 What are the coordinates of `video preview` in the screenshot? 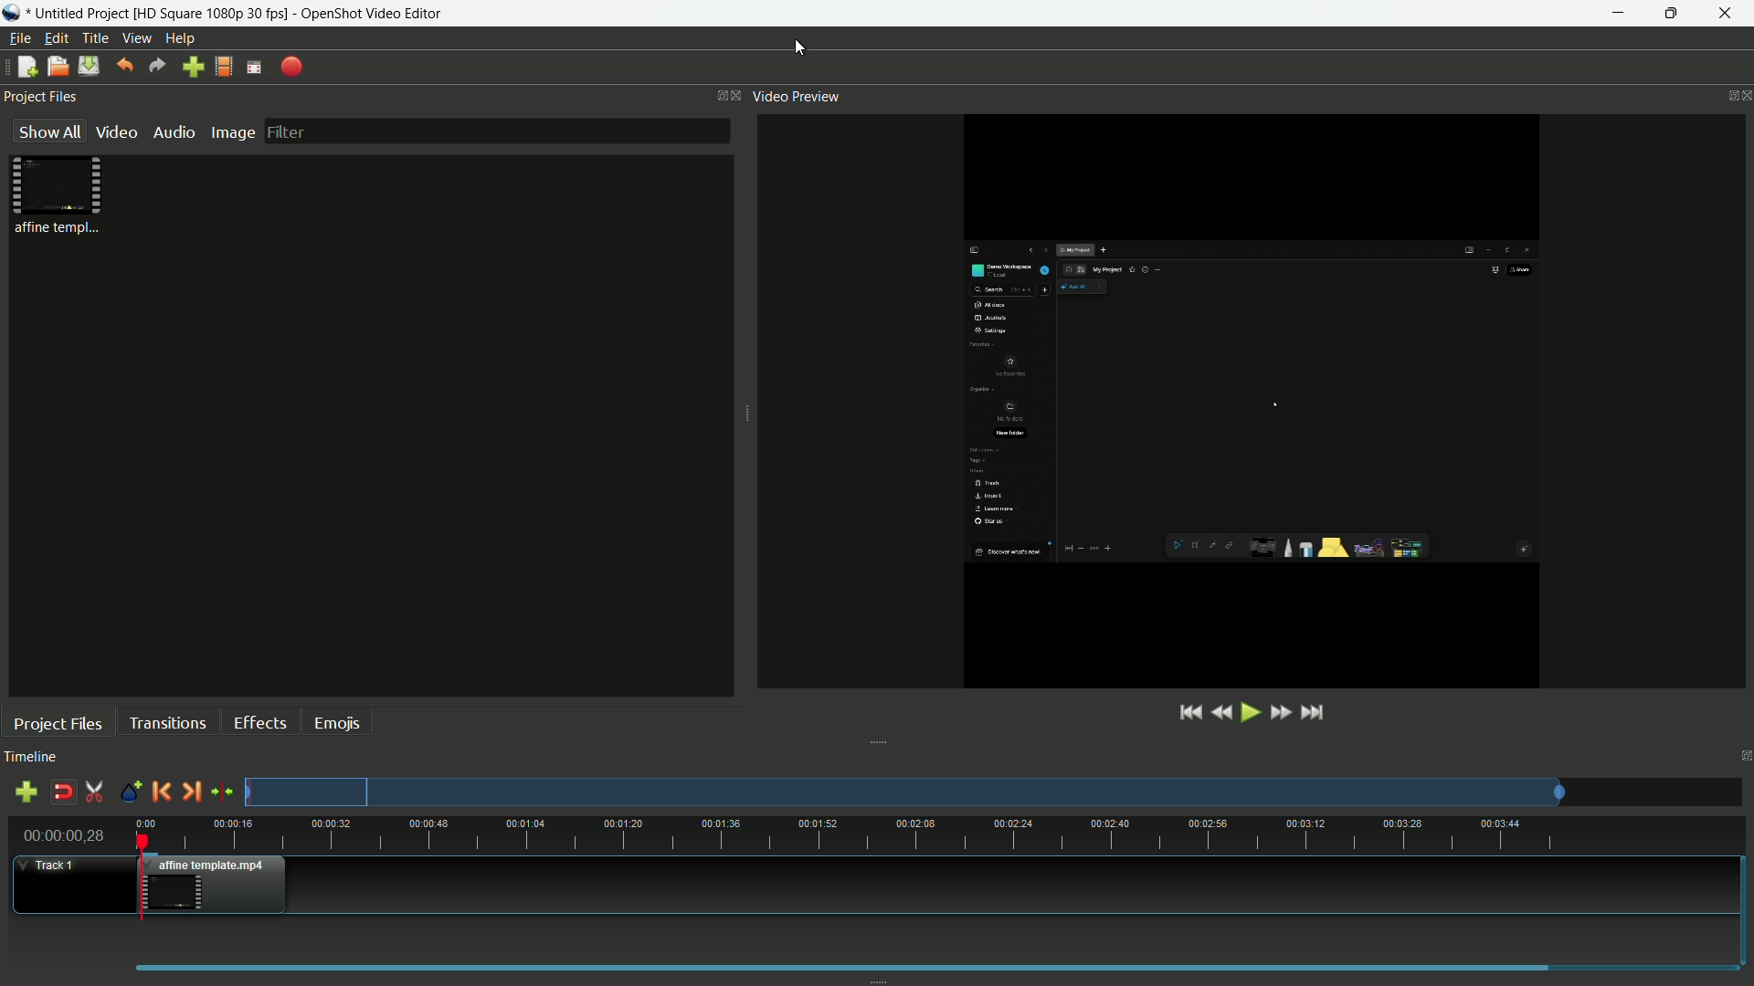 It's located at (1270, 399).